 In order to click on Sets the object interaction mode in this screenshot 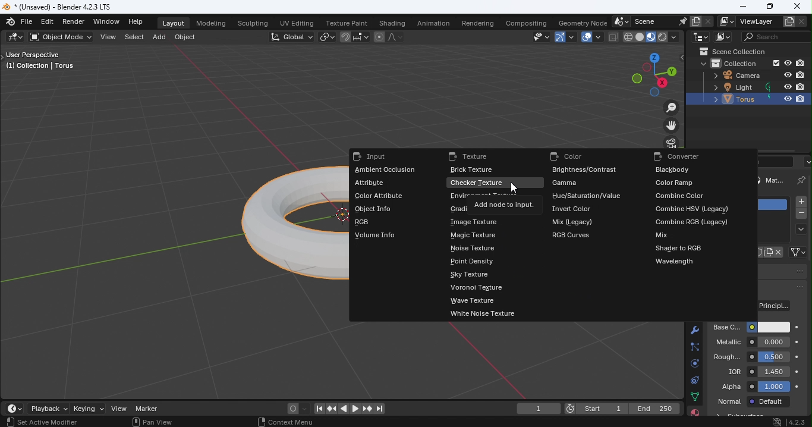, I will do `click(62, 37)`.